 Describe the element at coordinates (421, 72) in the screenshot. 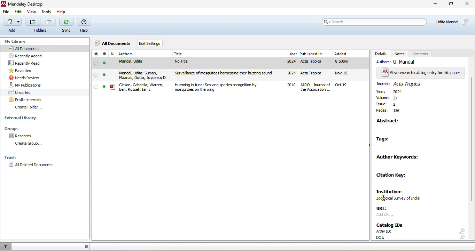

I see `view research catalog` at that location.